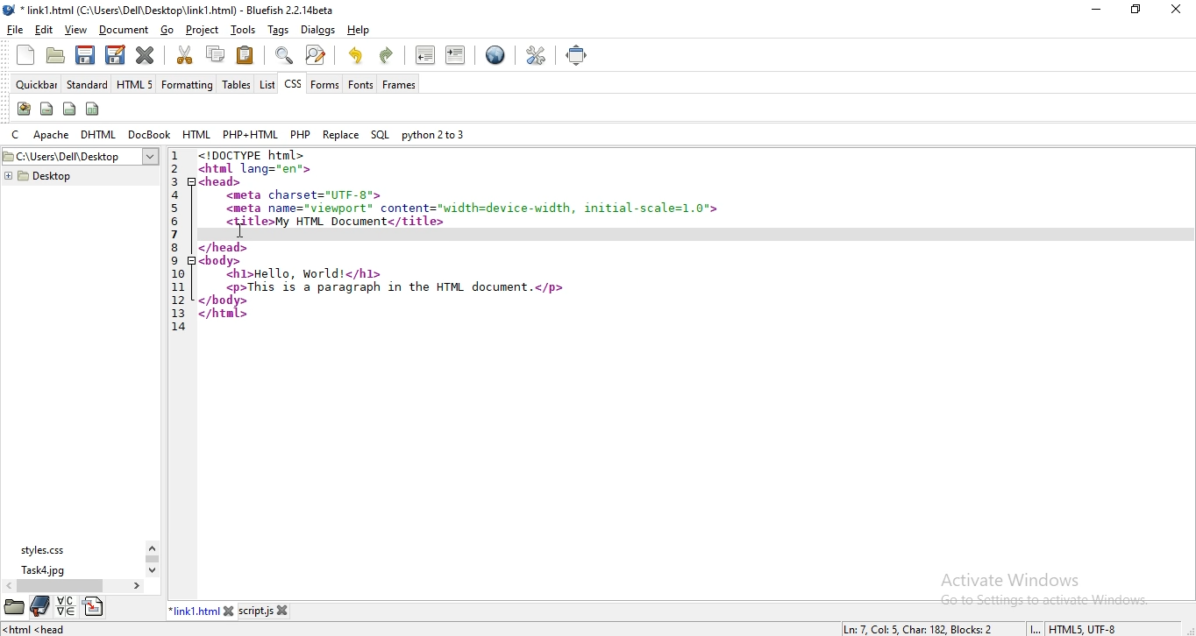 This screenshot has height=636, width=1196. Describe the element at coordinates (398, 84) in the screenshot. I see `frames` at that location.